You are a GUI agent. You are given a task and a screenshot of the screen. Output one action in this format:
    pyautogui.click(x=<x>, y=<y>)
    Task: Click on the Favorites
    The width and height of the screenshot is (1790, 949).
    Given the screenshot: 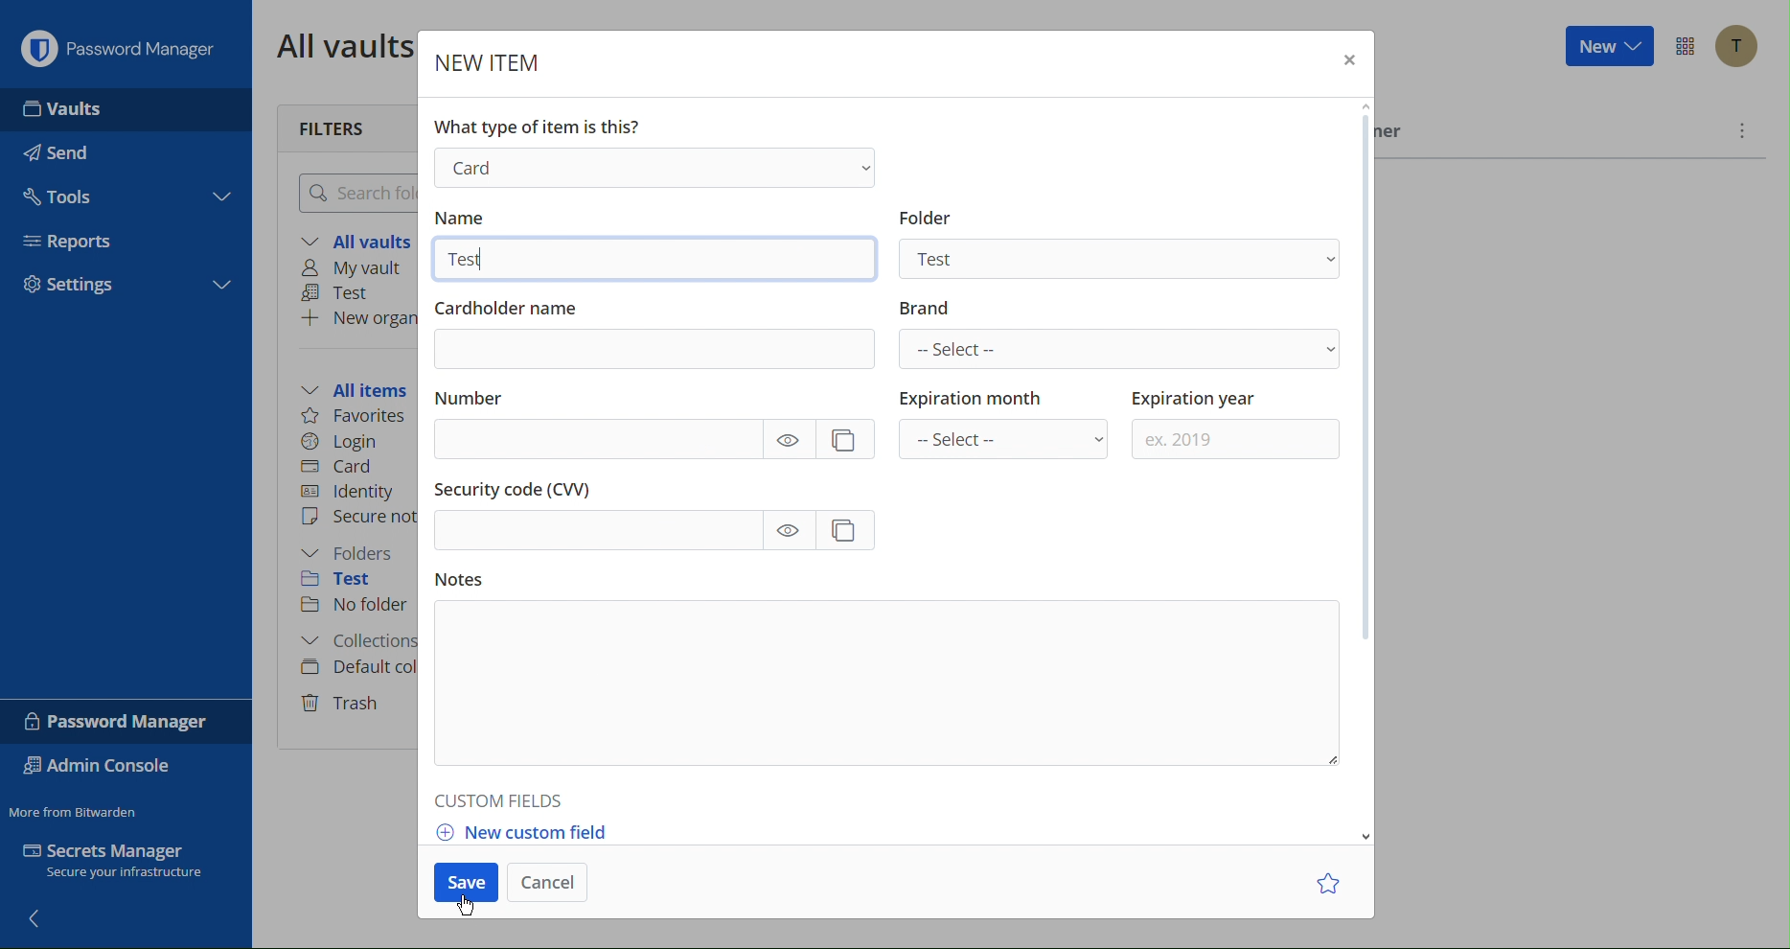 What is the action you would take?
    pyautogui.click(x=358, y=418)
    